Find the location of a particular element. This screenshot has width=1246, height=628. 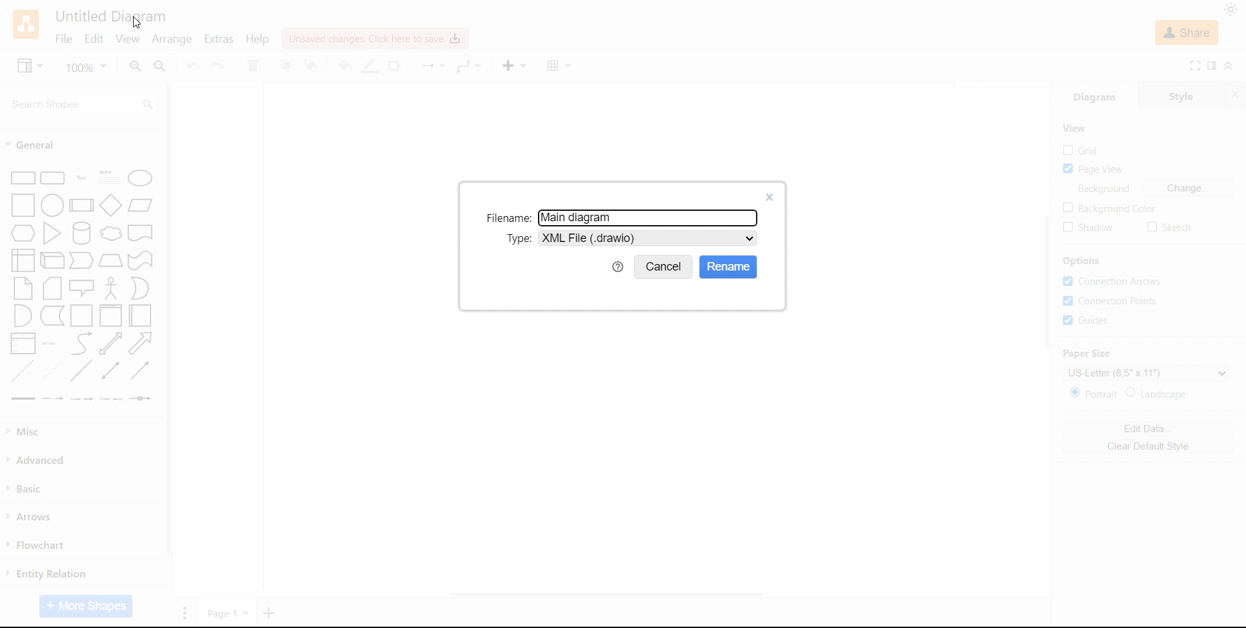

Send to back  is located at coordinates (313, 66).